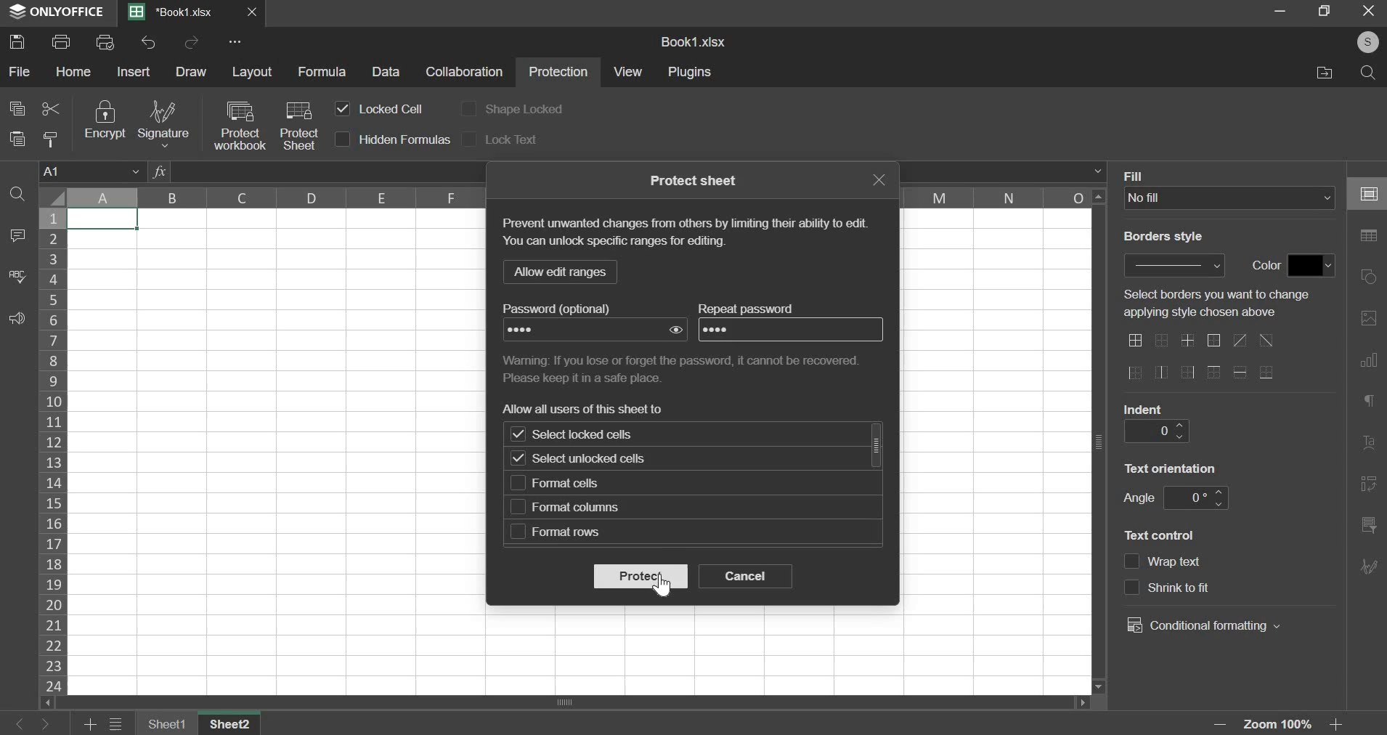  Describe the element at coordinates (253, 12) in the screenshot. I see `Close ` at that location.